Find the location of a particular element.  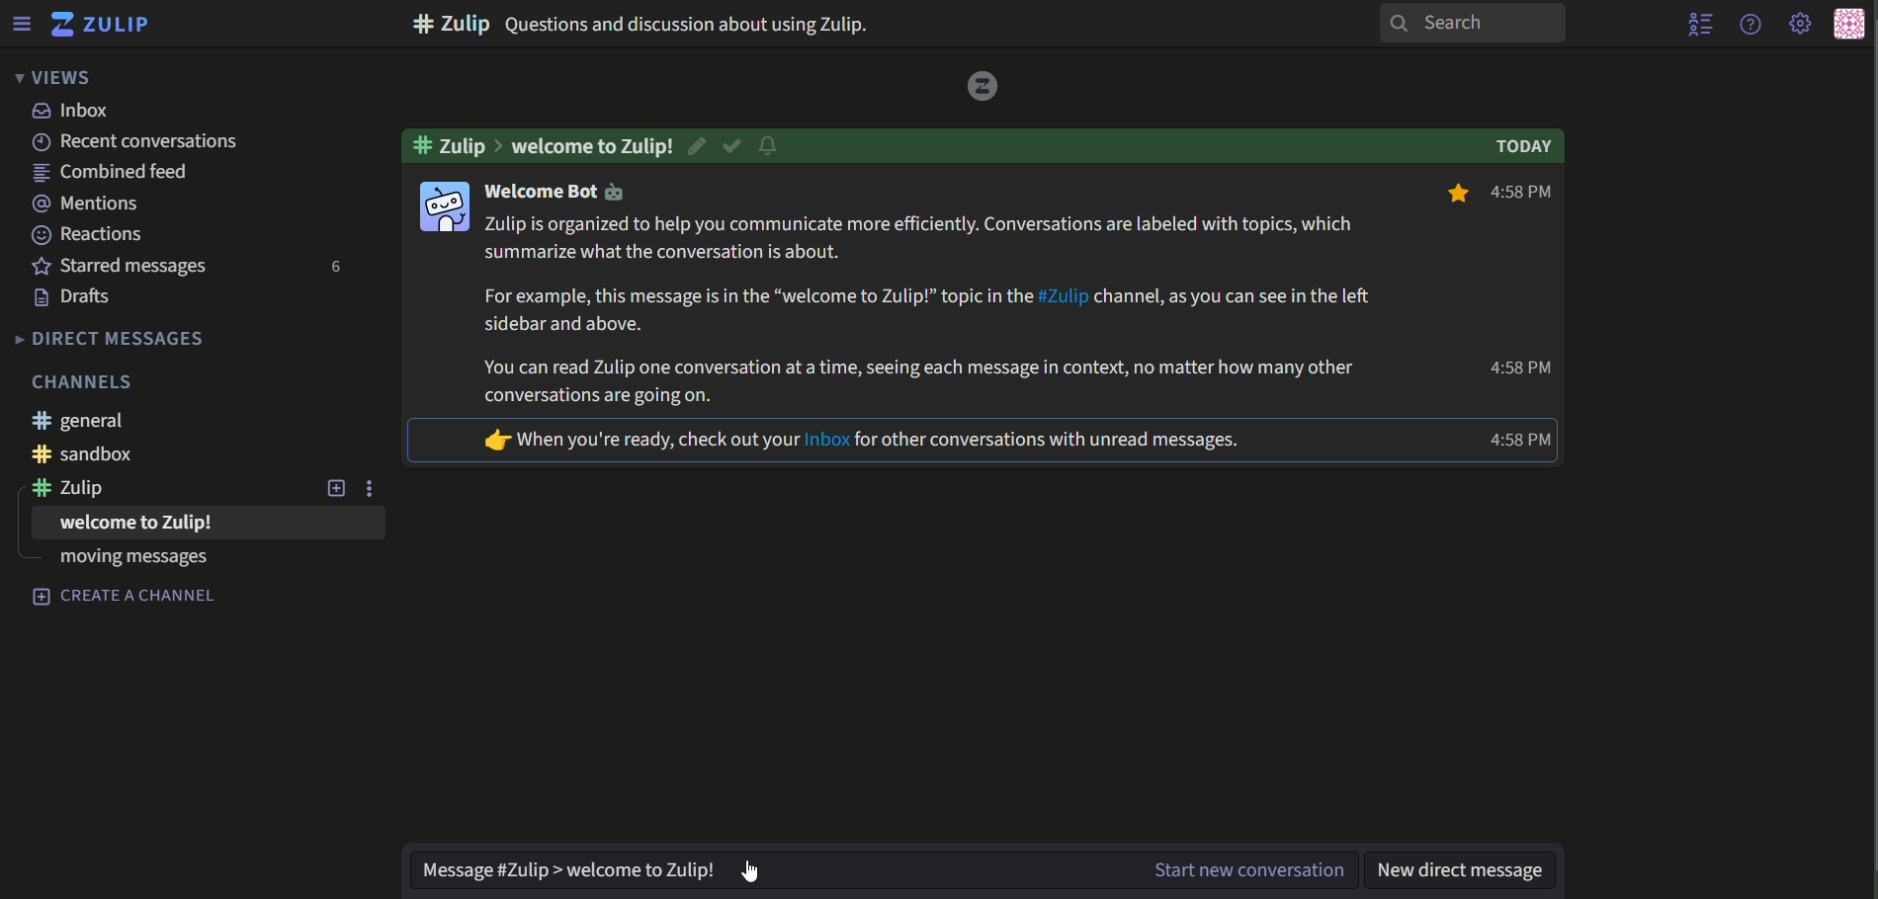

text is located at coordinates (112, 338).